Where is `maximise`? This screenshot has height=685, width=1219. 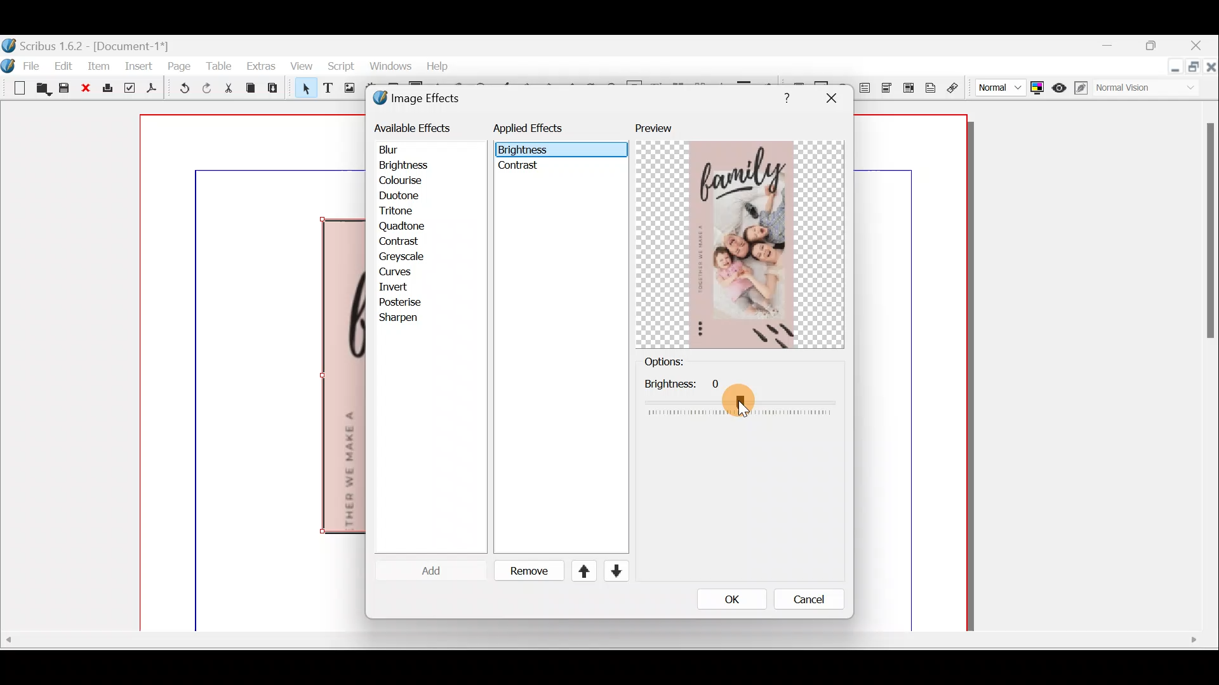 maximise is located at coordinates (1155, 48).